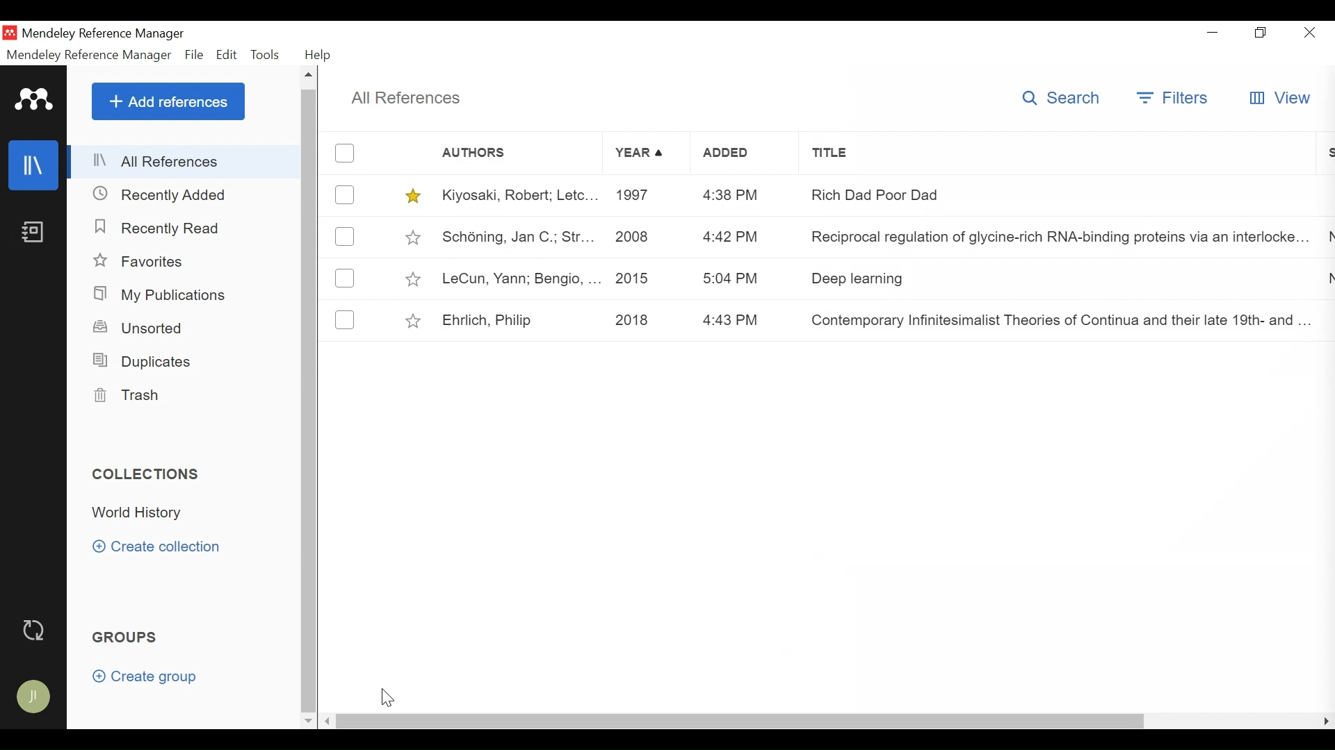 This screenshot has height=750, width=1335. Describe the element at coordinates (328, 722) in the screenshot. I see `Scroll left` at that location.